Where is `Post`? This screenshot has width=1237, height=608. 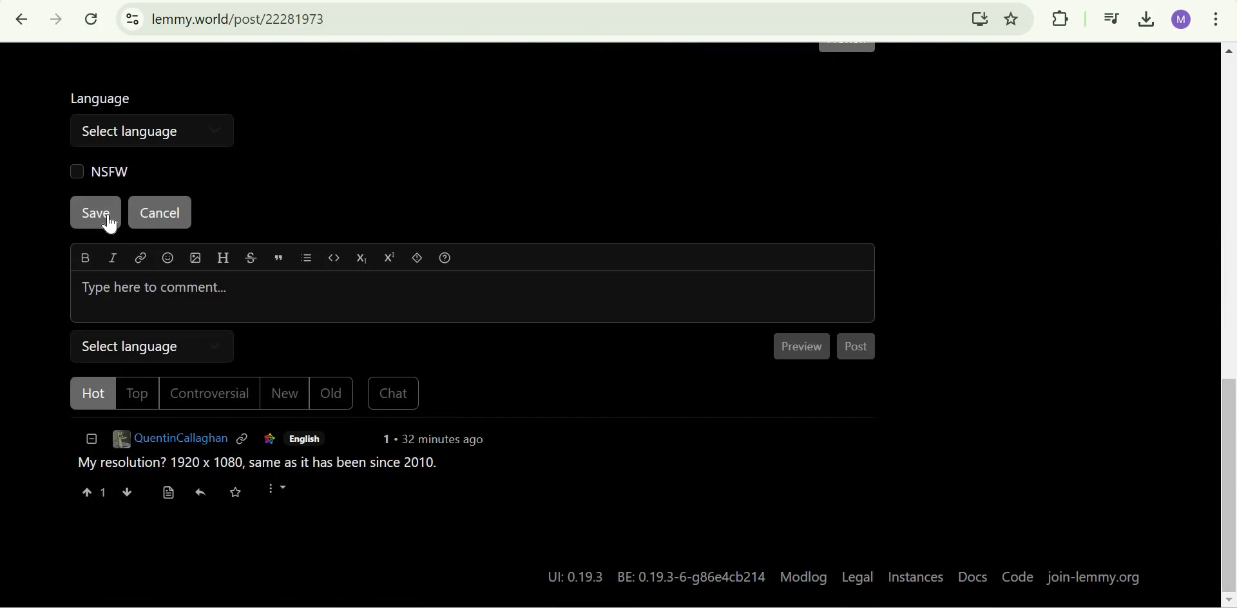
Post is located at coordinates (859, 349).